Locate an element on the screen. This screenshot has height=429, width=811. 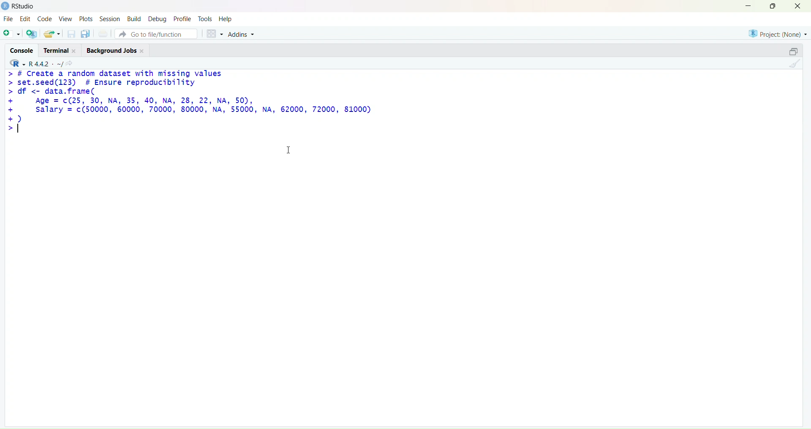
save all open documents is located at coordinates (86, 34).